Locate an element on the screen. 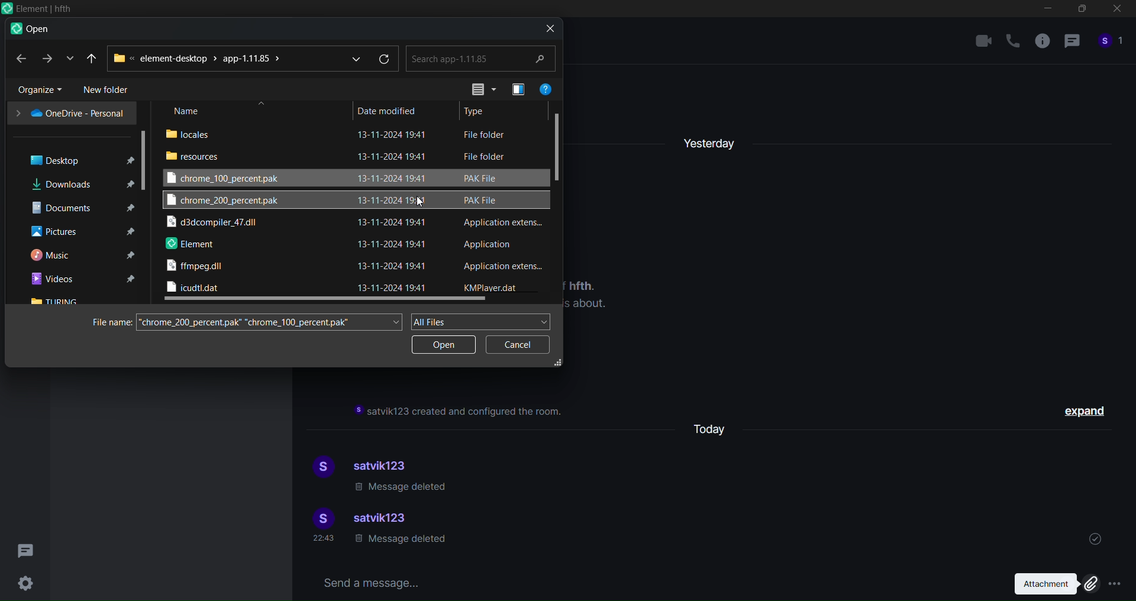 This screenshot has height=601, width=1136. documents is located at coordinates (79, 207).